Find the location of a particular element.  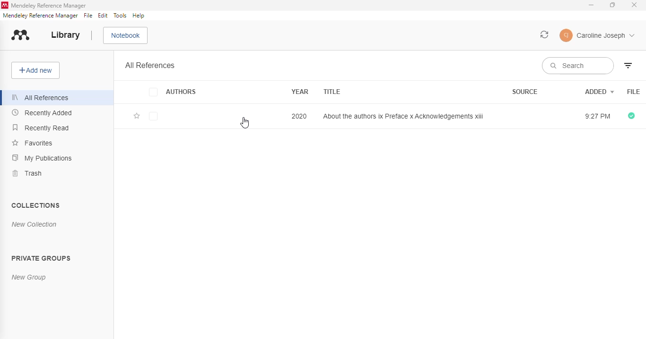

checkbox is located at coordinates (153, 117).